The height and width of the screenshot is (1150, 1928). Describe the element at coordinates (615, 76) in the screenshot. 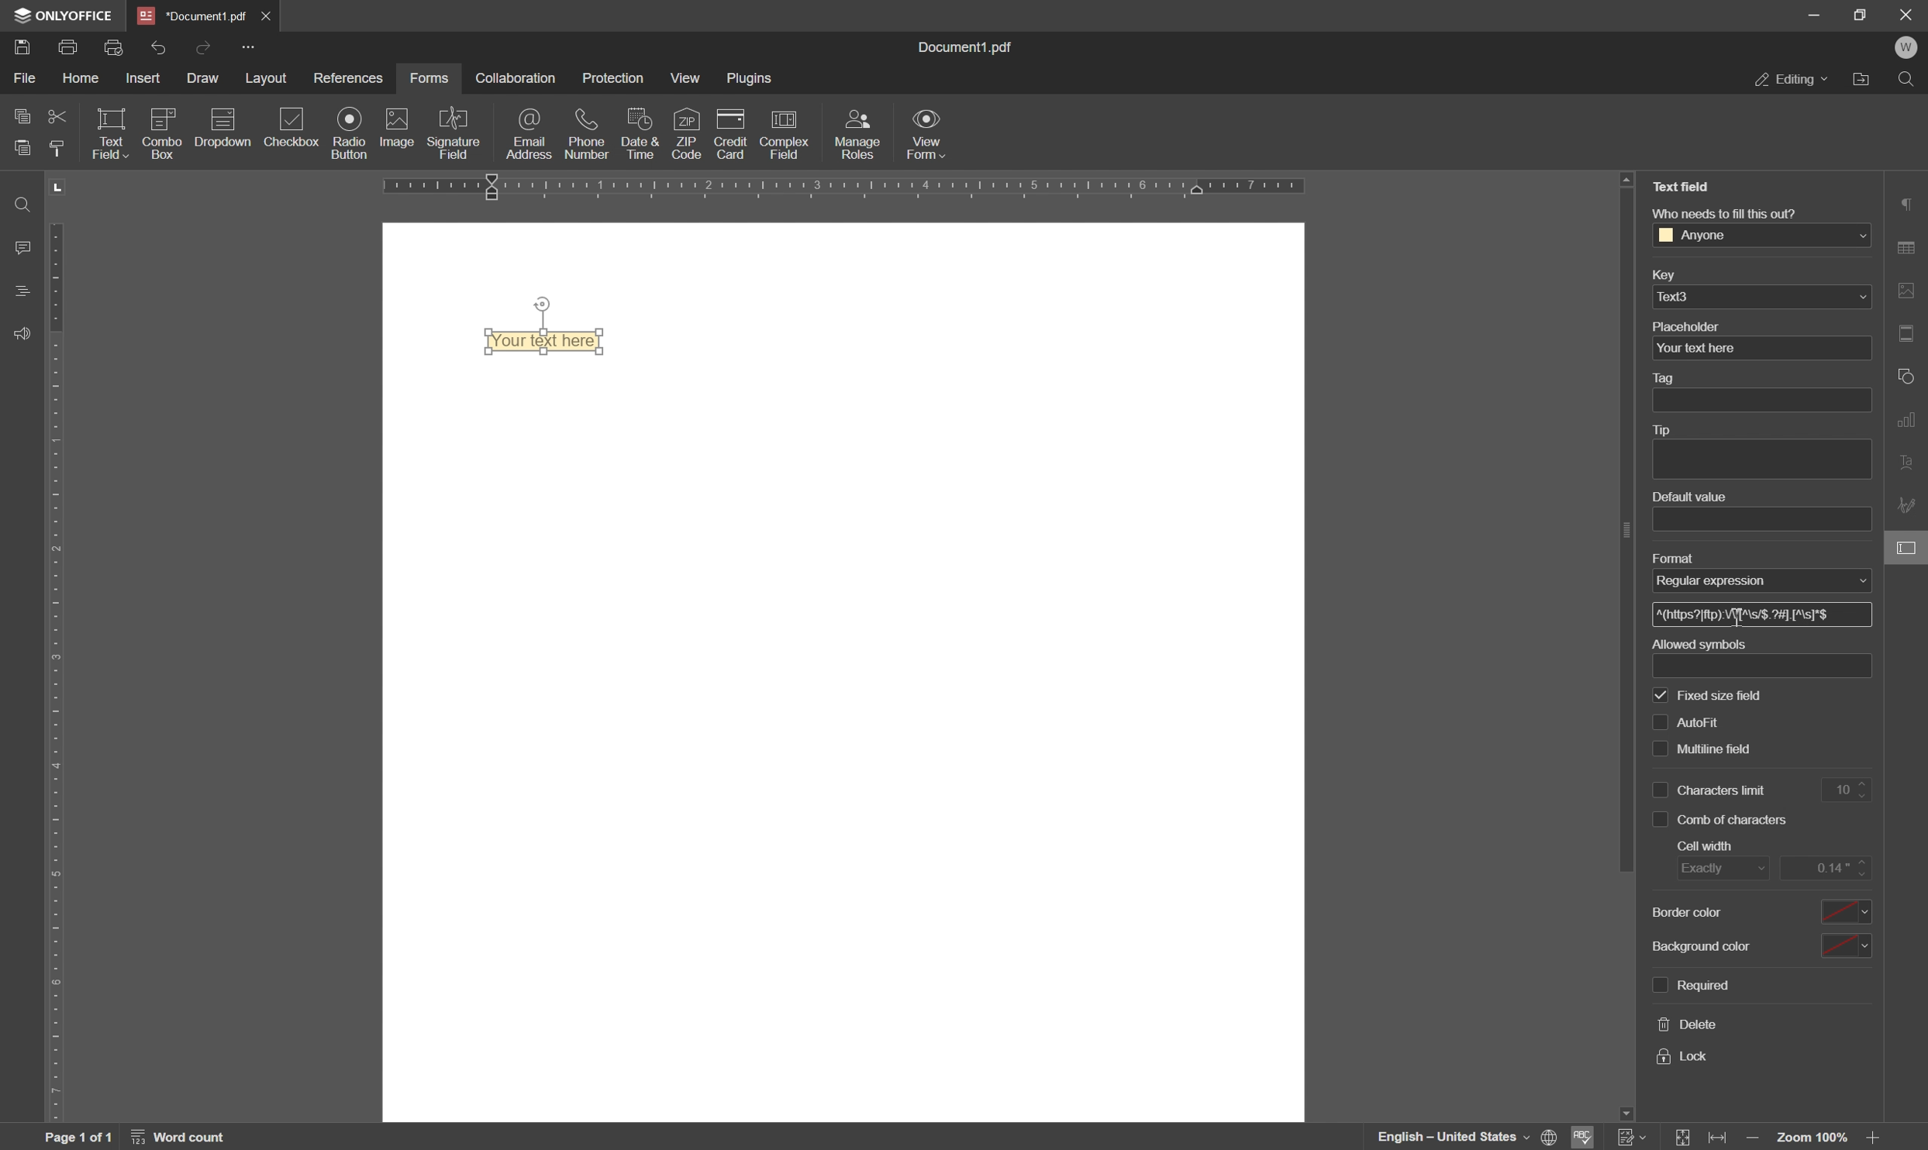

I see `protection` at that location.